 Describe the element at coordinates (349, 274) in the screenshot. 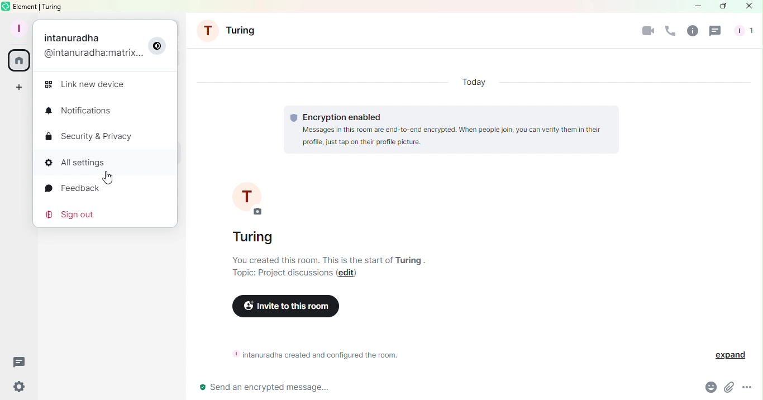

I see `Edit` at that location.